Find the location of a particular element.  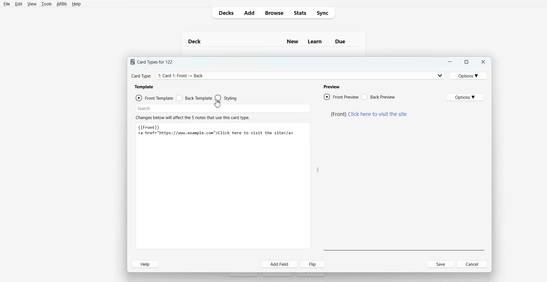

Card Type is located at coordinates (287, 76).